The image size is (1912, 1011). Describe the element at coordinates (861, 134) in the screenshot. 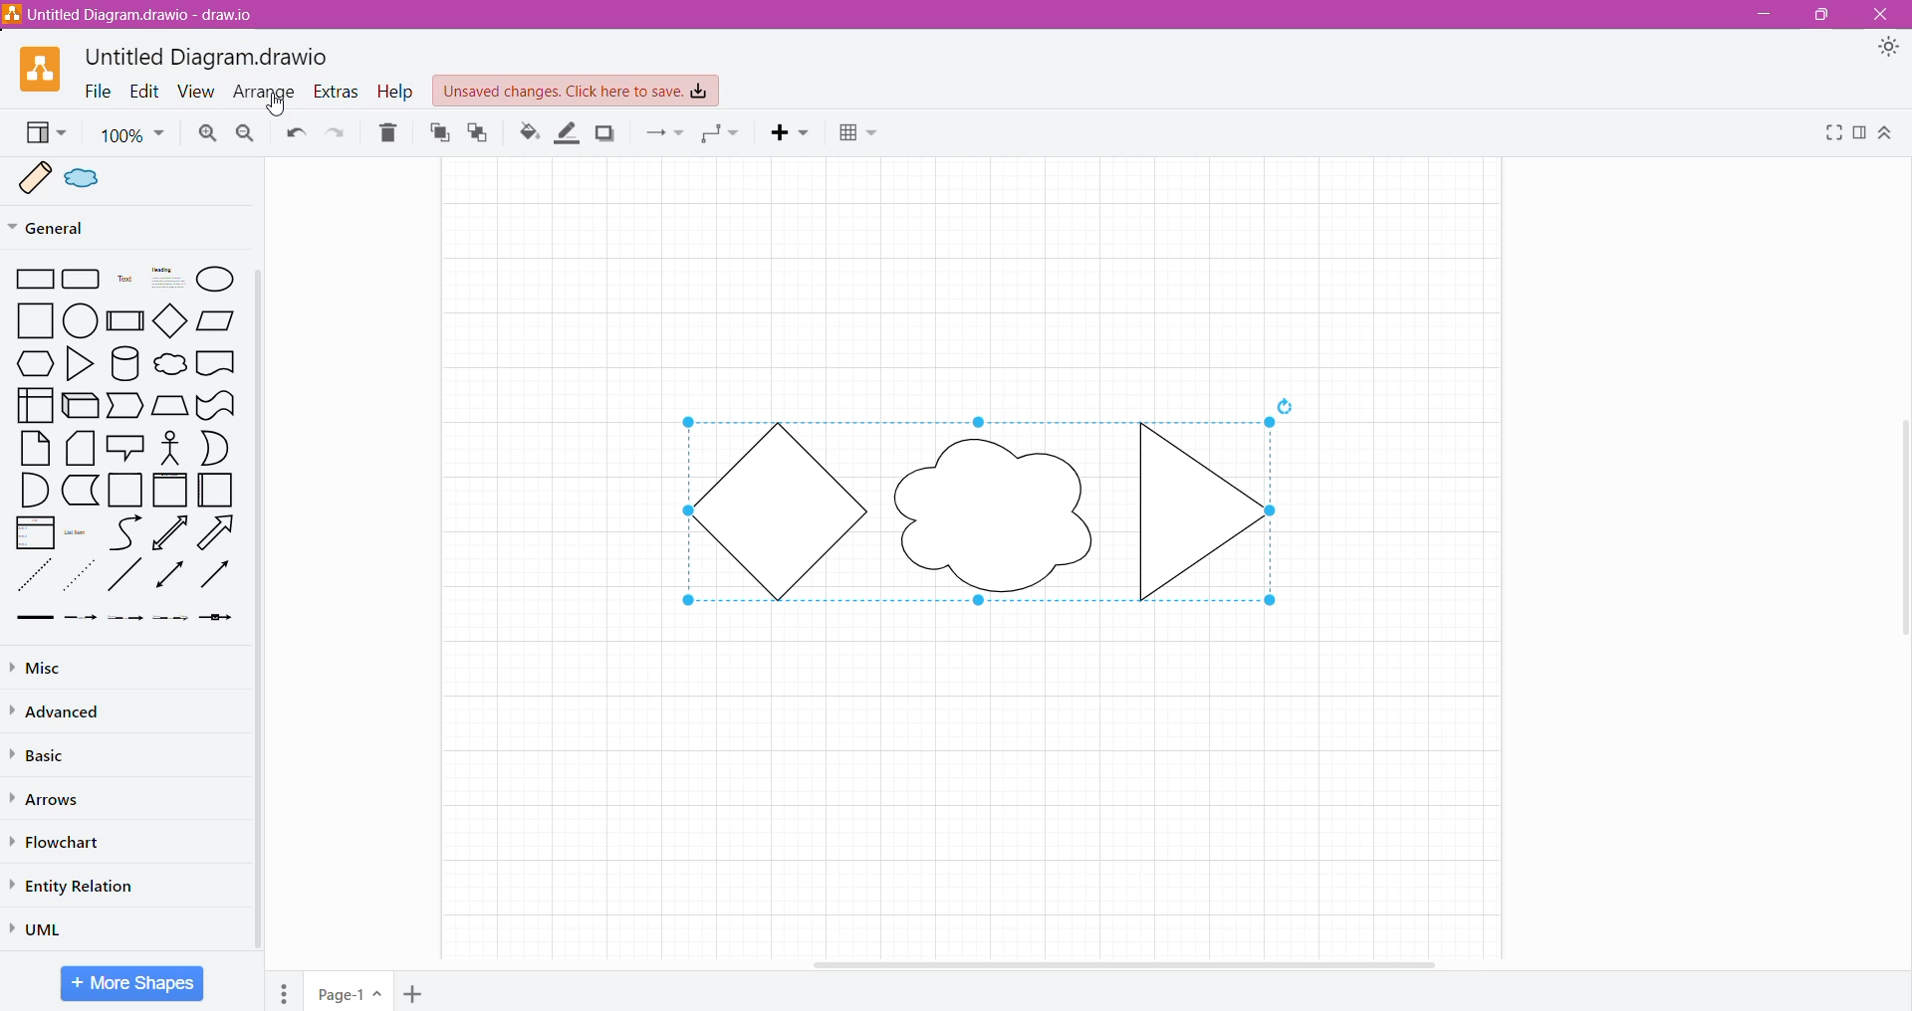

I see `Table` at that location.